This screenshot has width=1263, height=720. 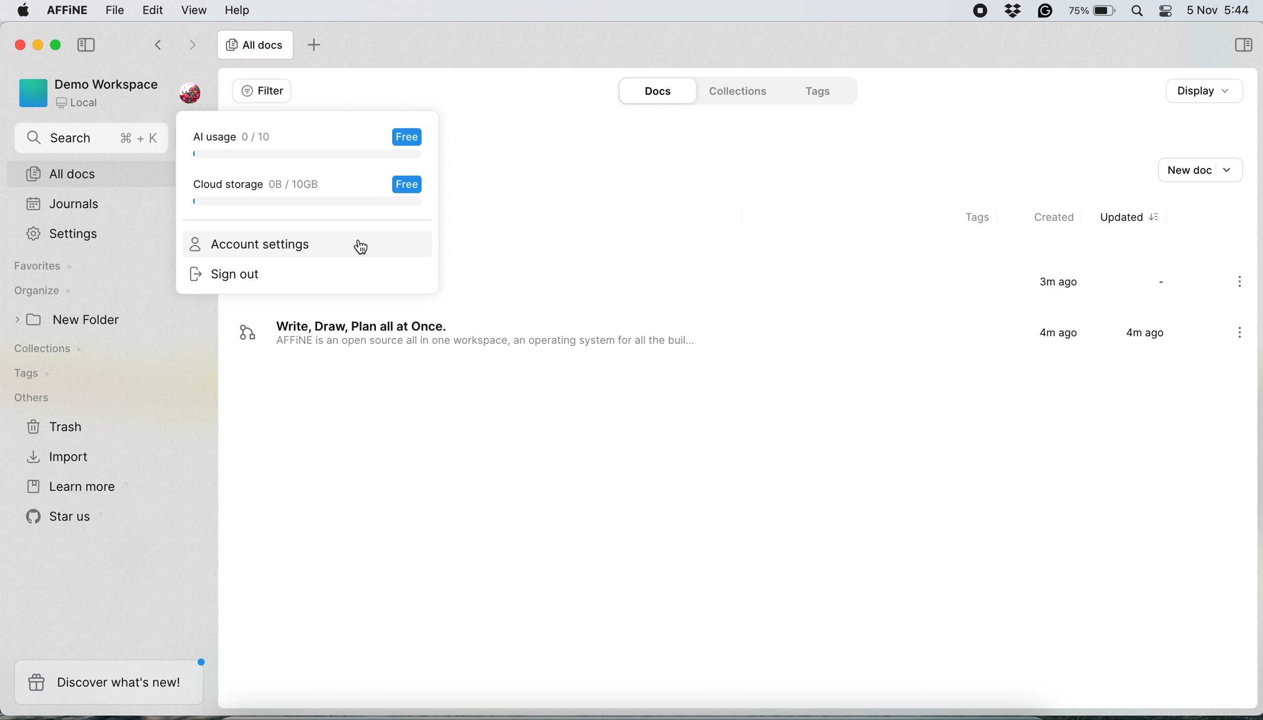 I want to click on profile, so click(x=187, y=90).